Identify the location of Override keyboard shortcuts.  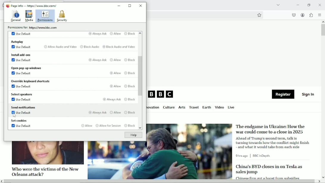
(30, 81).